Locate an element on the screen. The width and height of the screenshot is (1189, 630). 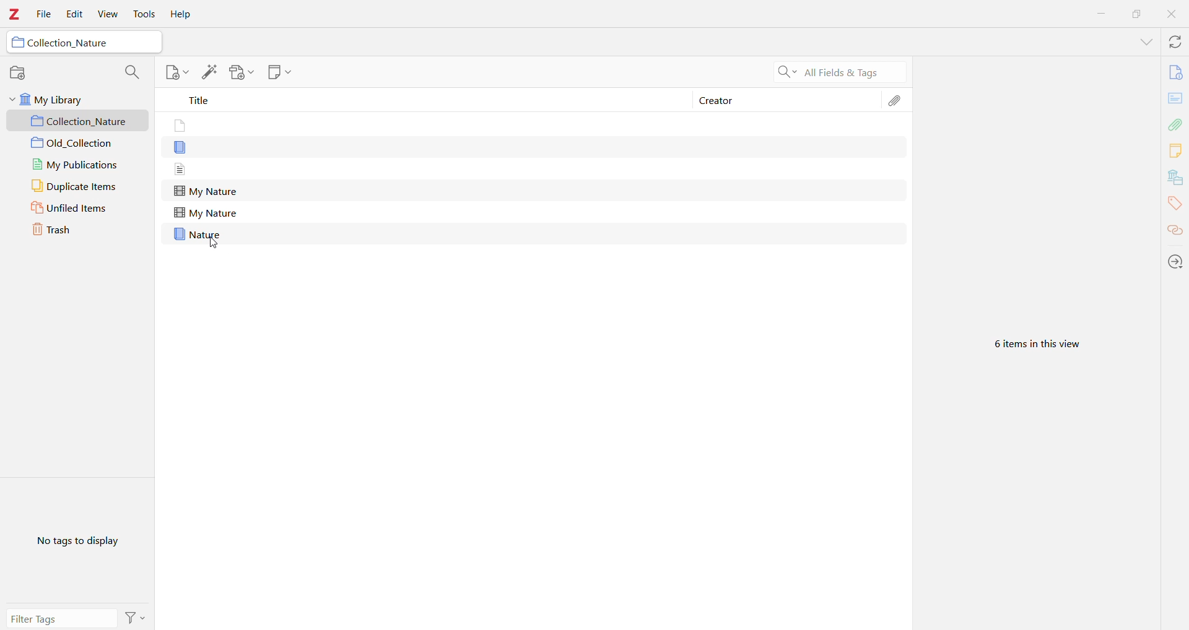
My Publications is located at coordinates (77, 166).